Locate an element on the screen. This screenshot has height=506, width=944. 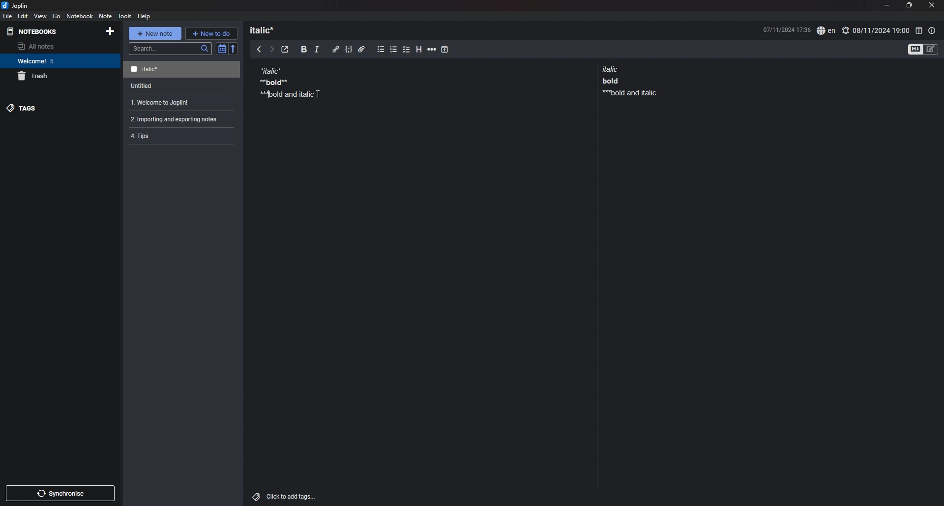
edit is located at coordinates (23, 16).